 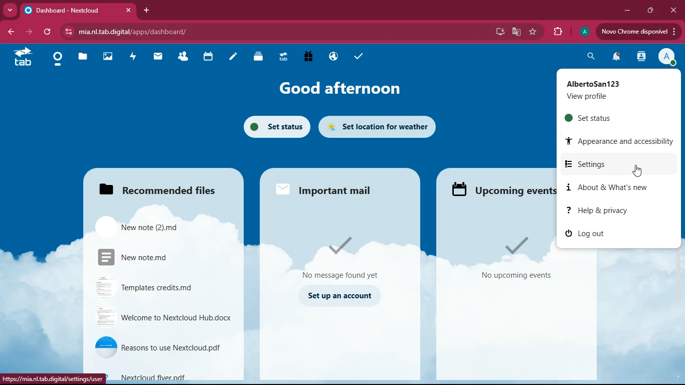 I want to click on set status, so click(x=276, y=127).